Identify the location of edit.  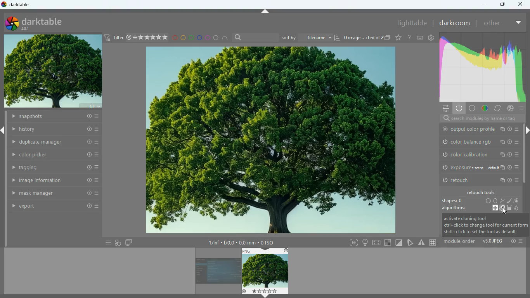
(410, 243).